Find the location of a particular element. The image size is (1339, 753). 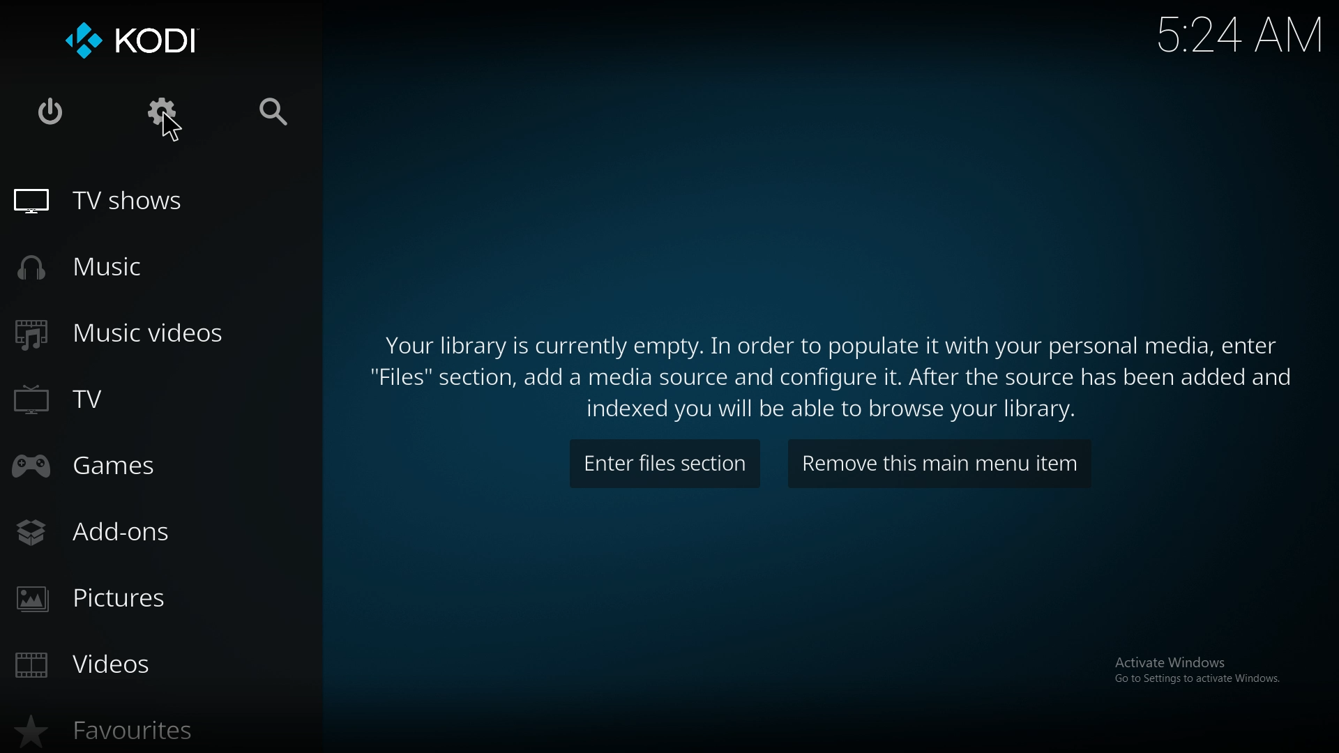

games is located at coordinates (105, 470).